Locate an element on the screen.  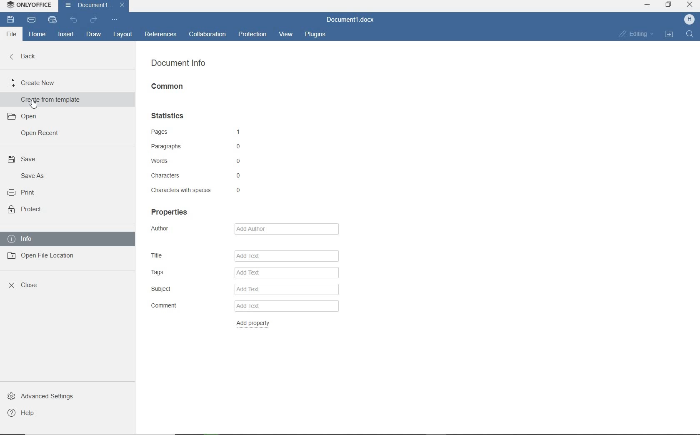
statistics is located at coordinates (171, 115).